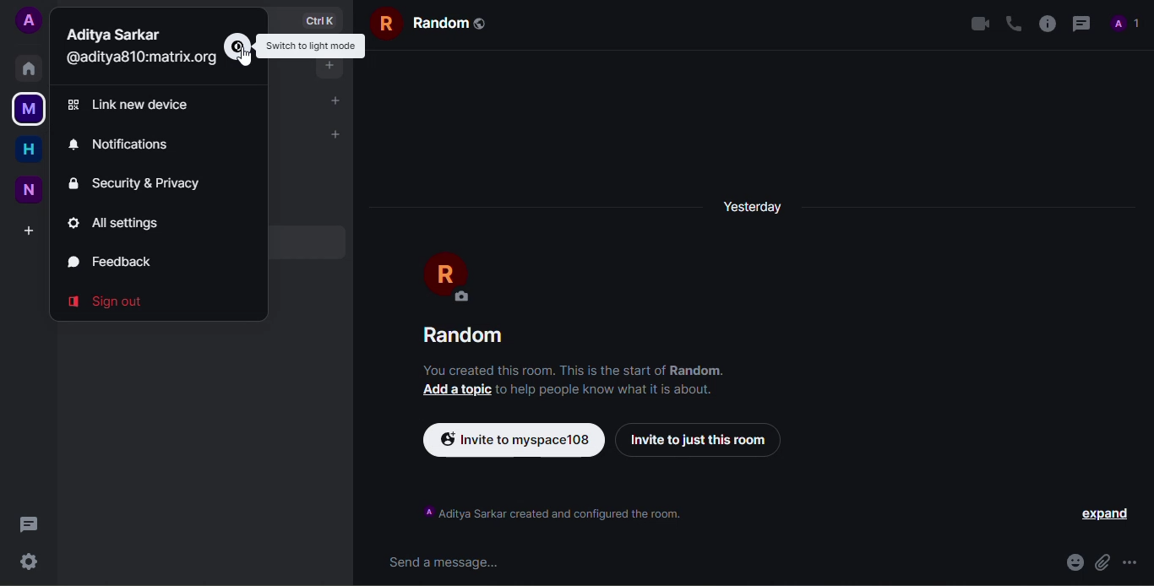 This screenshot has height=586, width=1154. I want to click on profile, so click(114, 34).